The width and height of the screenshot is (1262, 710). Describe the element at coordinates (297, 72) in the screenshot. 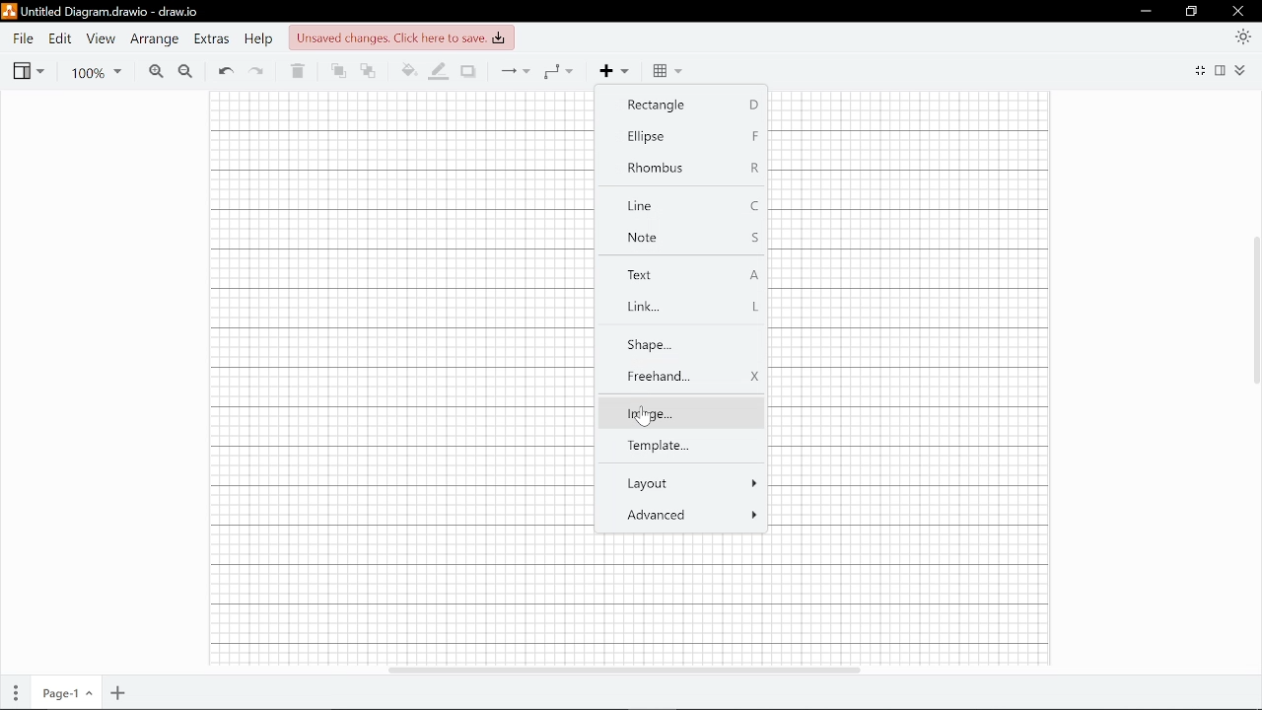

I see `Delete` at that location.